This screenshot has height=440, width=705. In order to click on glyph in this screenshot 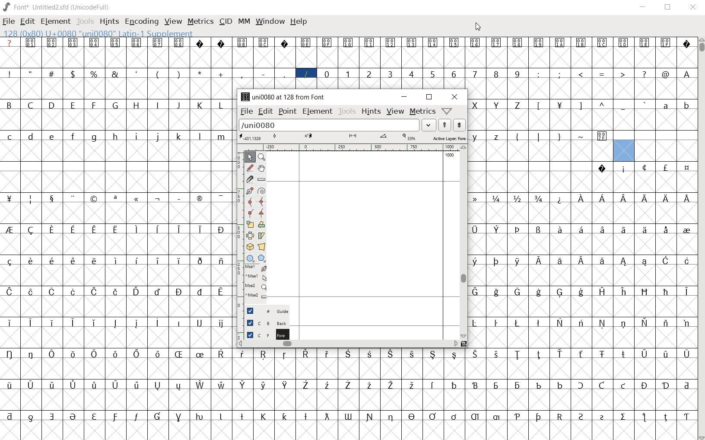, I will do `click(158, 229)`.